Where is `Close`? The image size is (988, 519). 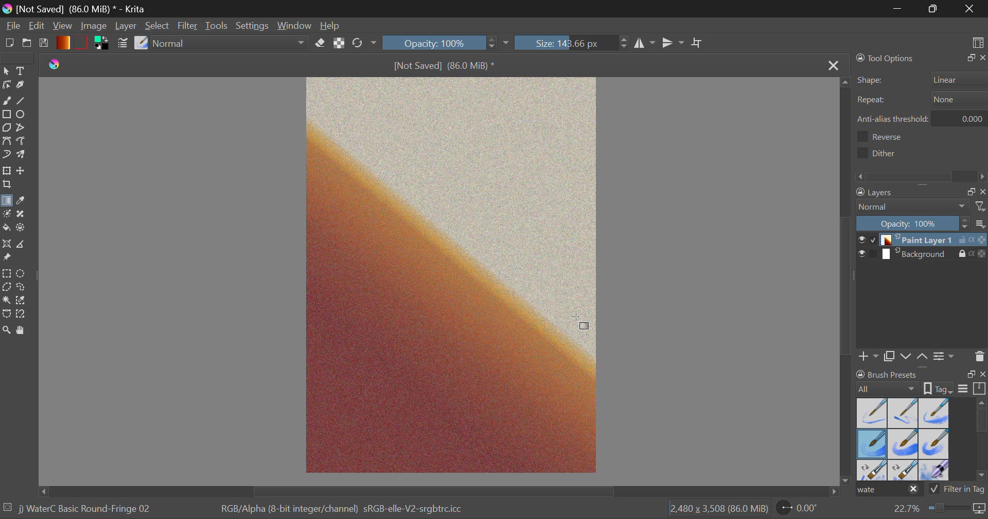
Close is located at coordinates (970, 9).